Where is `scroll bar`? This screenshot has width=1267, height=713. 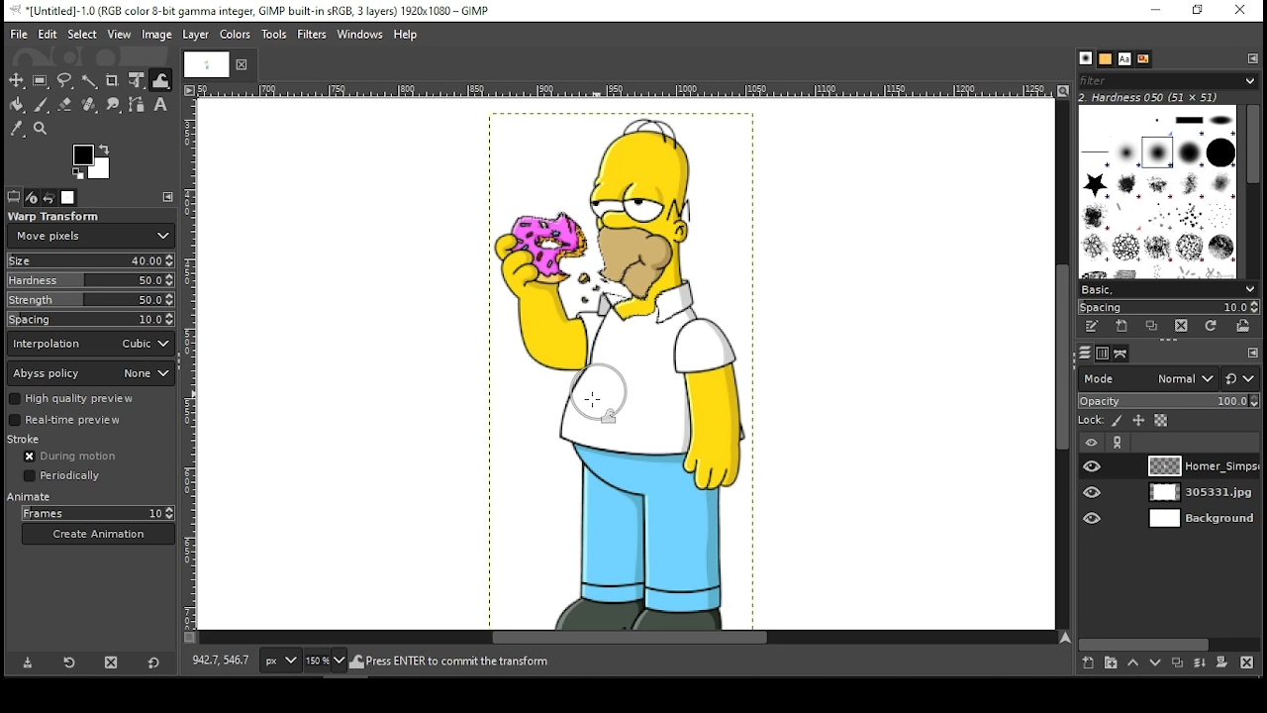 scroll bar is located at coordinates (1167, 645).